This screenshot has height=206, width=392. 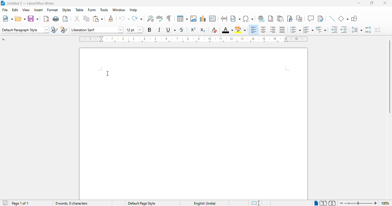 What do you see at coordinates (86, 19) in the screenshot?
I see `copy` at bounding box center [86, 19].